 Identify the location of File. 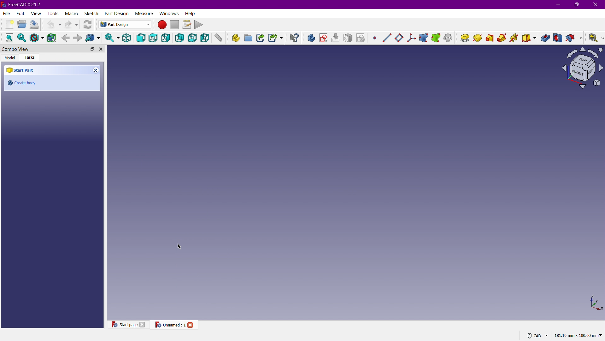
(6, 14).